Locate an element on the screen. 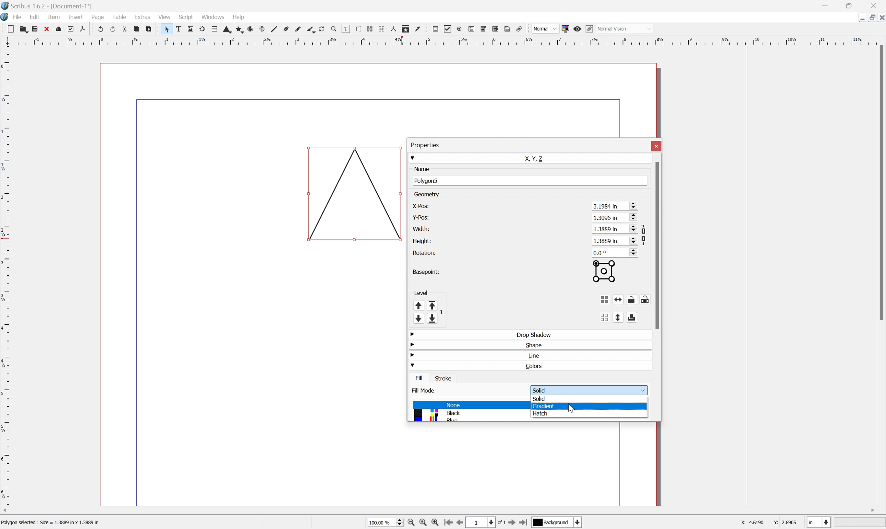  Edit is located at coordinates (36, 17).